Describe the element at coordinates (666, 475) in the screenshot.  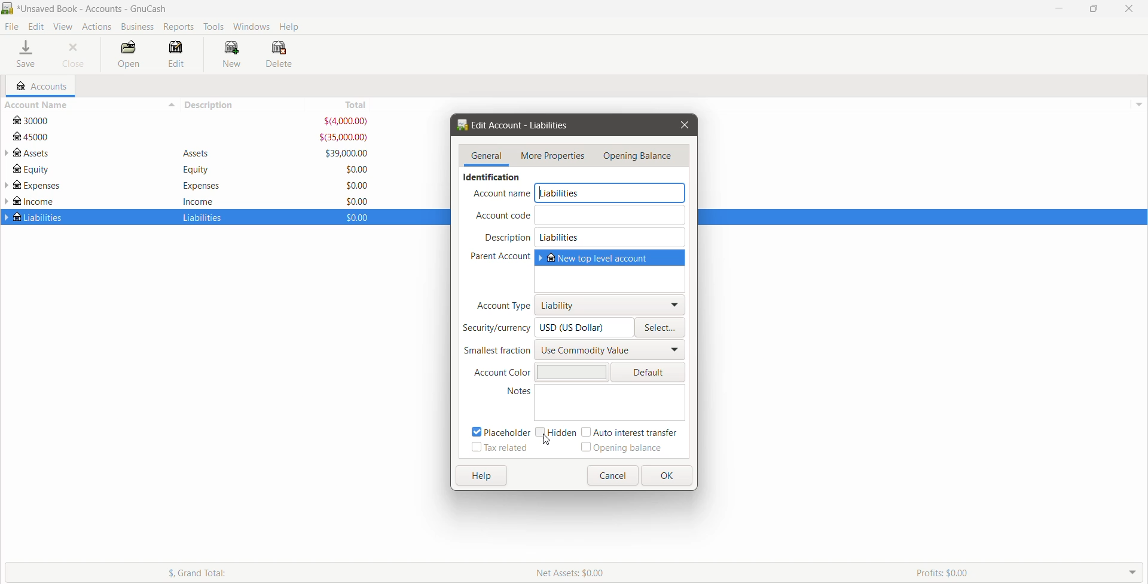
I see `OK` at that location.